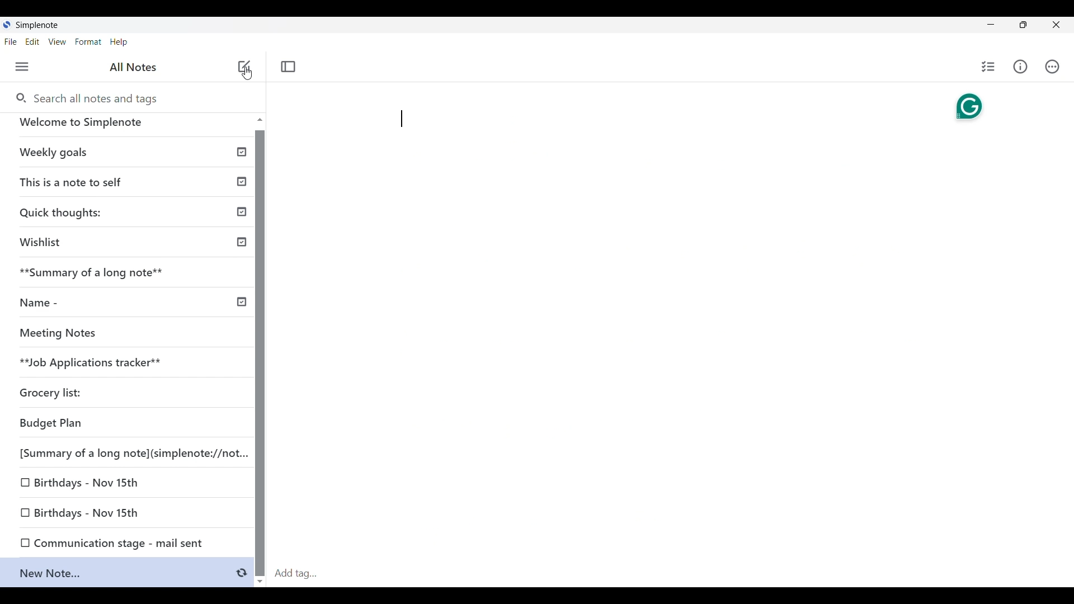 This screenshot has width=1074, height=604. I want to click on File menu, so click(11, 41).